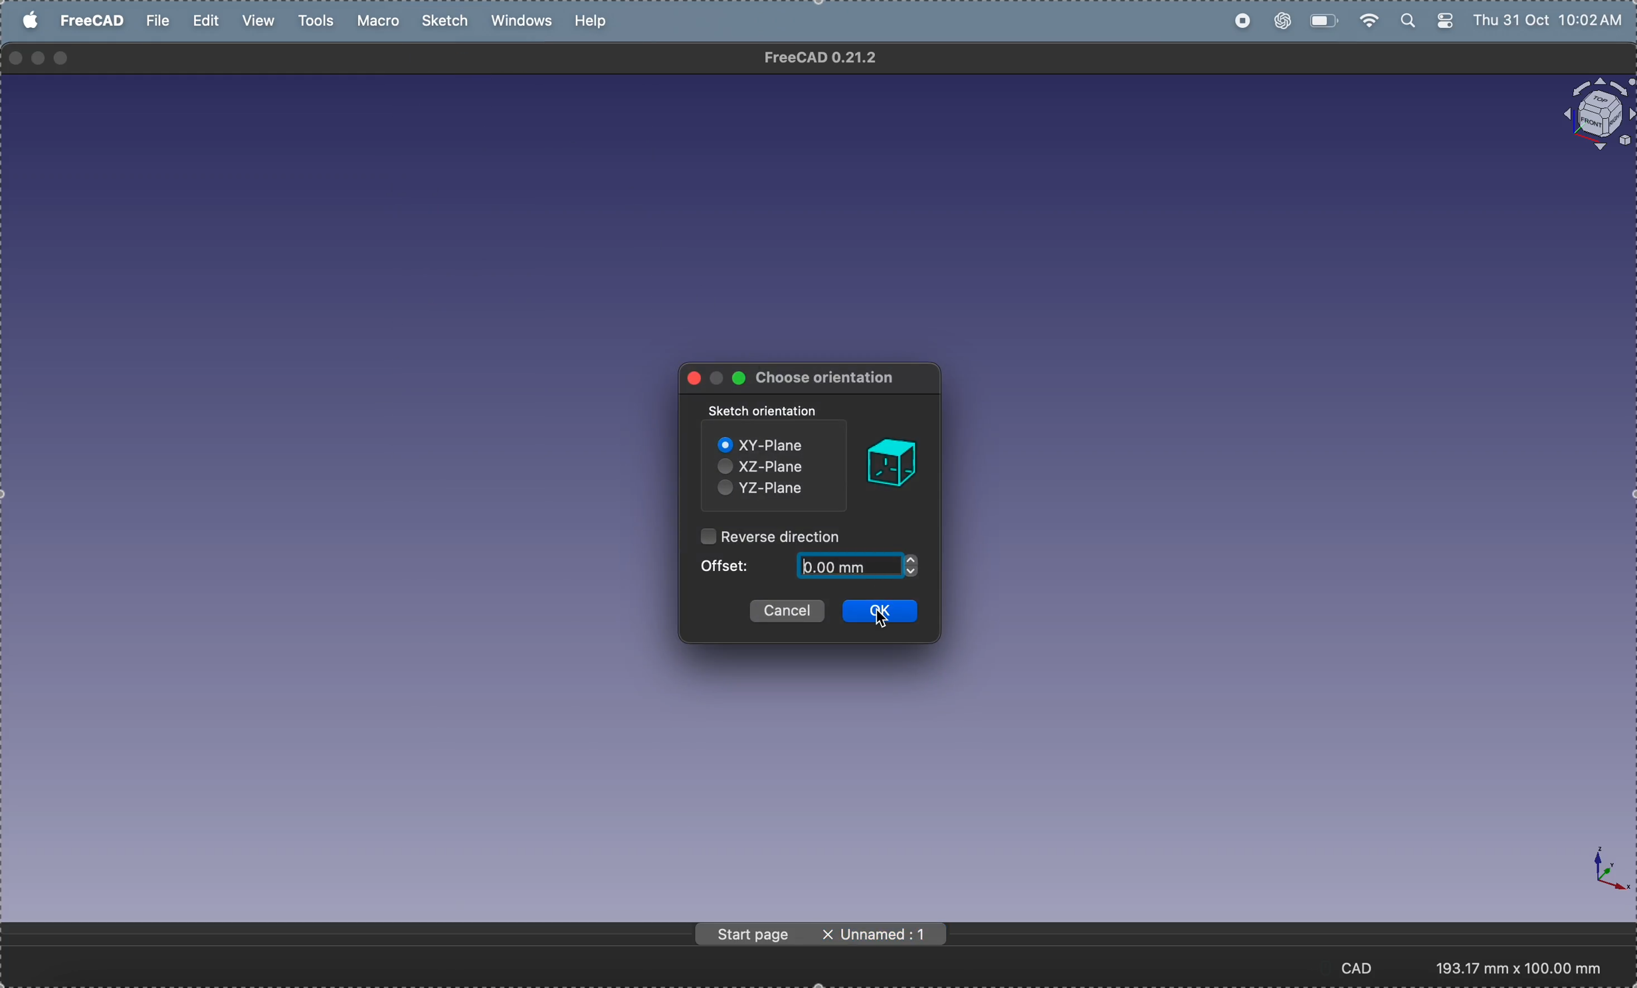 The width and height of the screenshot is (1637, 988). I want to click on offset, so click(730, 564).